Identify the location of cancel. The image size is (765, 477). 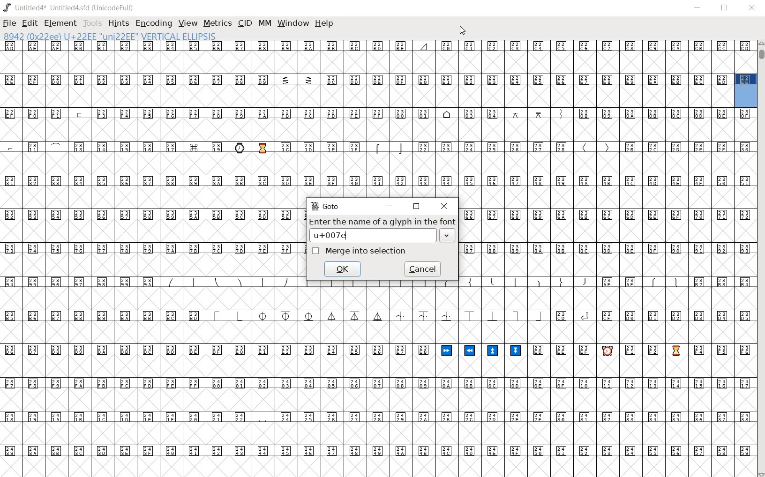
(423, 269).